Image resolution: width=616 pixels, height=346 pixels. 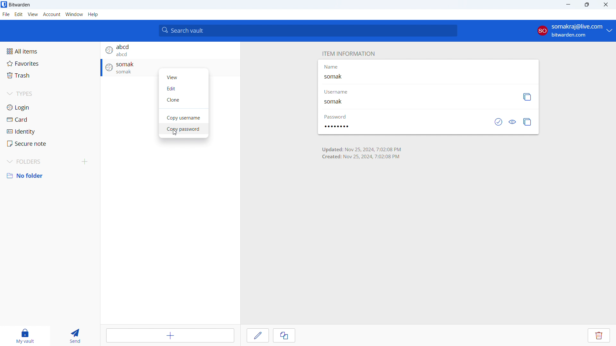 I want to click on view, so click(x=33, y=14).